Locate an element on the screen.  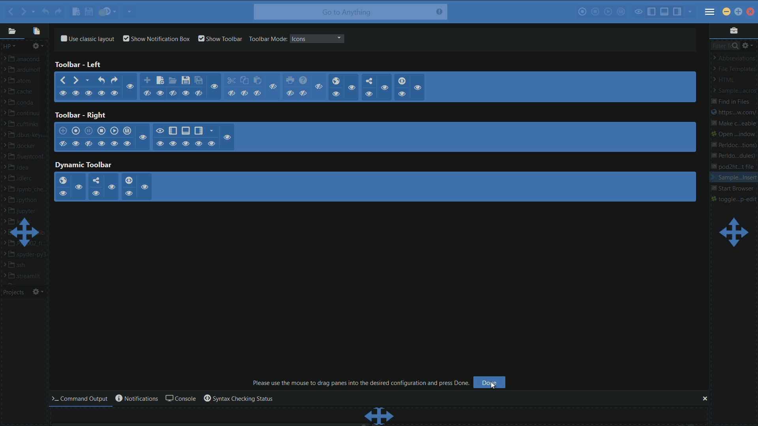
.jupyter is located at coordinates (24, 211).